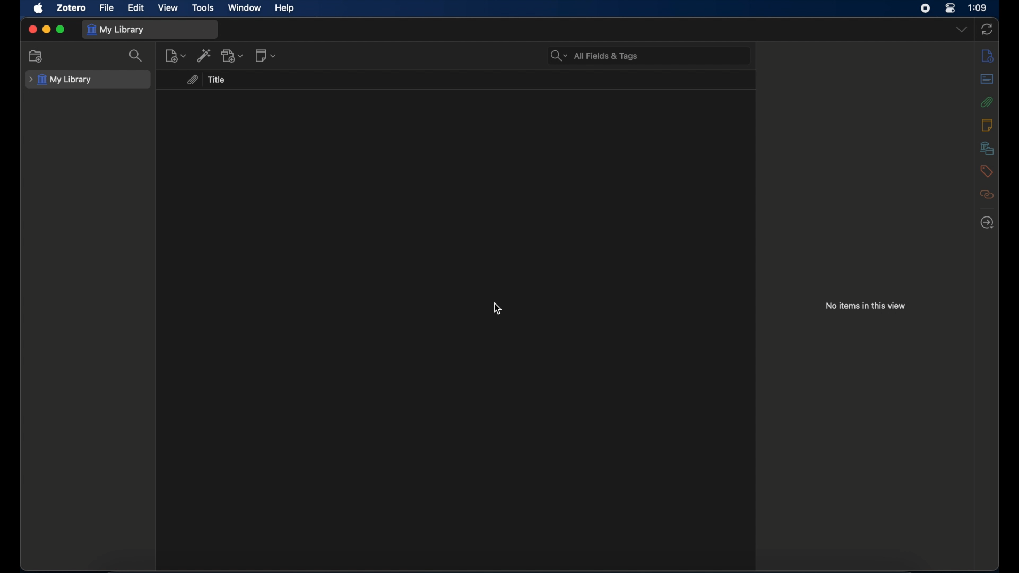  What do you see at coordinates (988, 56) in the screenshot?
I see `info` at bounding box center [988, 56].